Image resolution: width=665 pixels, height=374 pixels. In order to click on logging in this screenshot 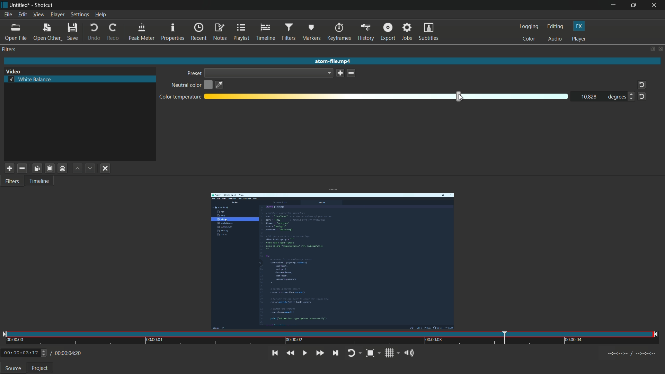, I will do `click(529, 27)`.